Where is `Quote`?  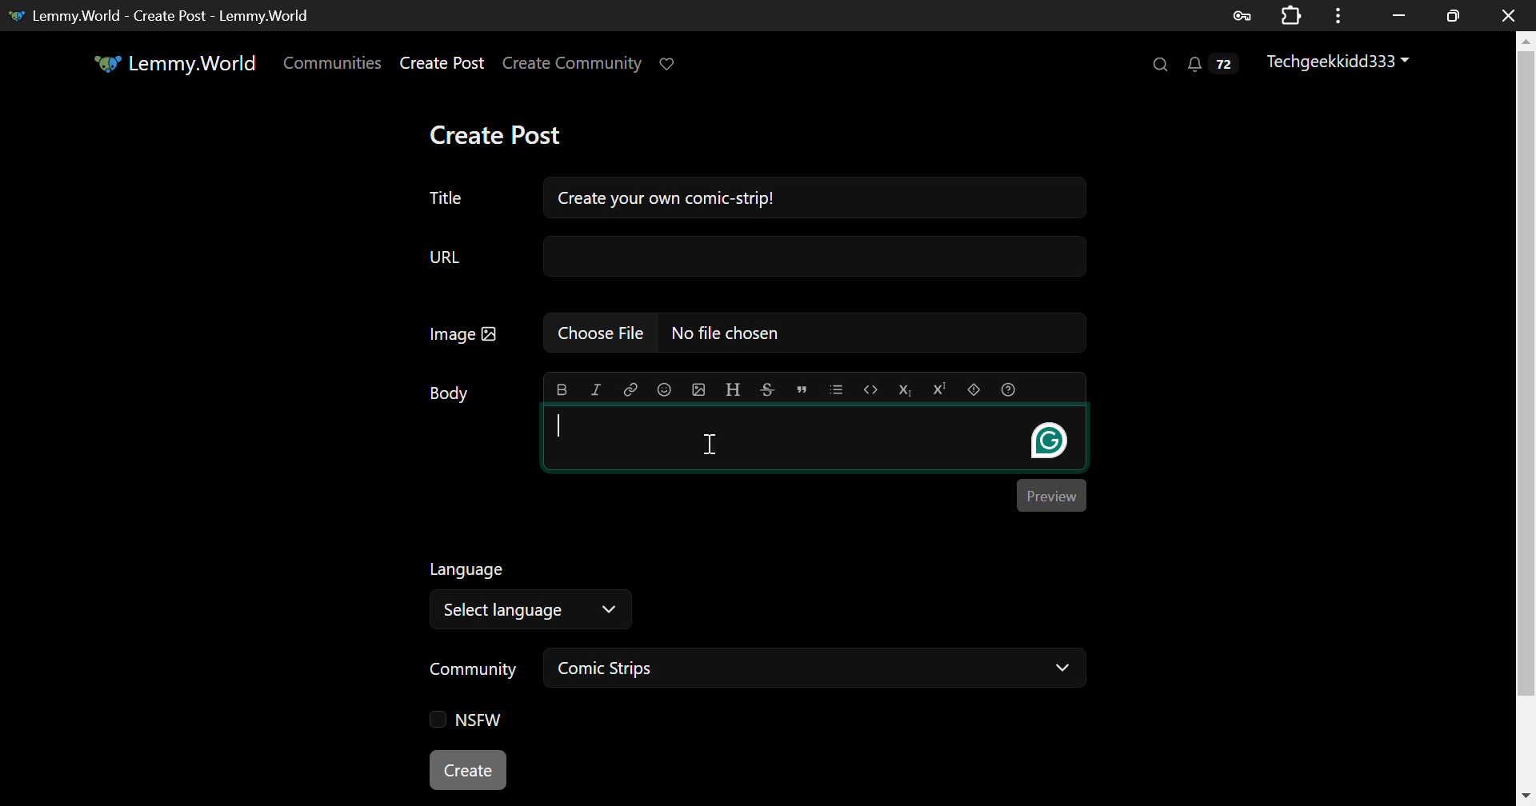 Quote is located at coordinates (802, 388).